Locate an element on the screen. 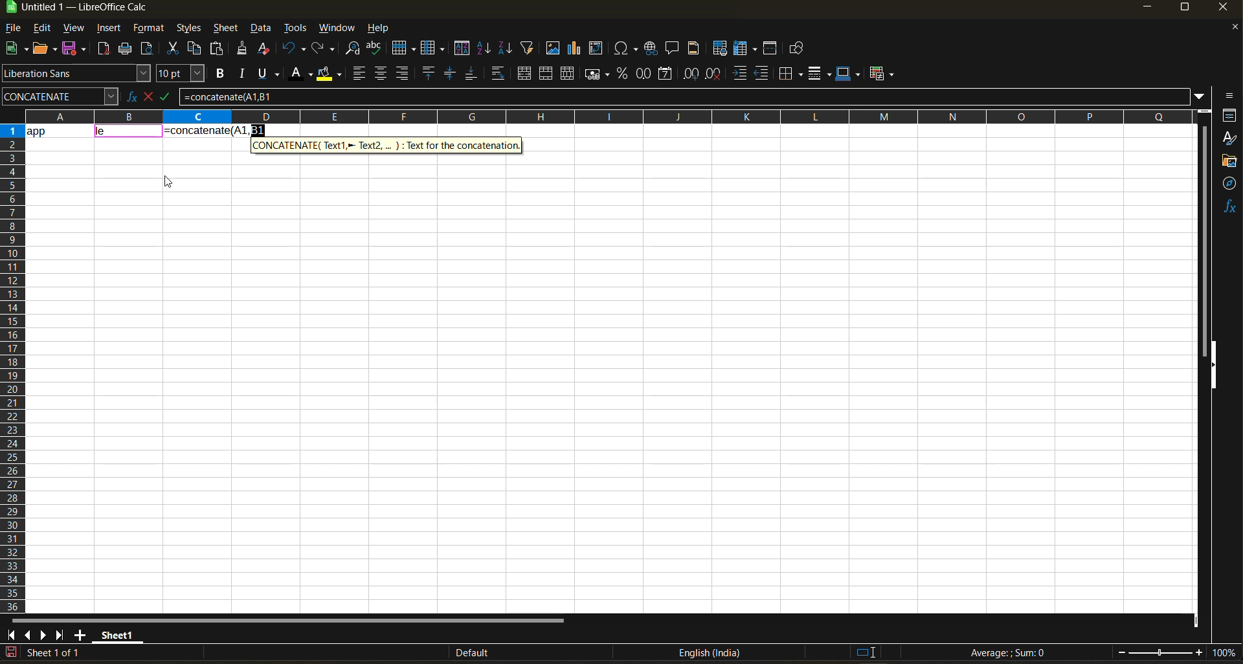  styles is located at coordinates (1229, 139).